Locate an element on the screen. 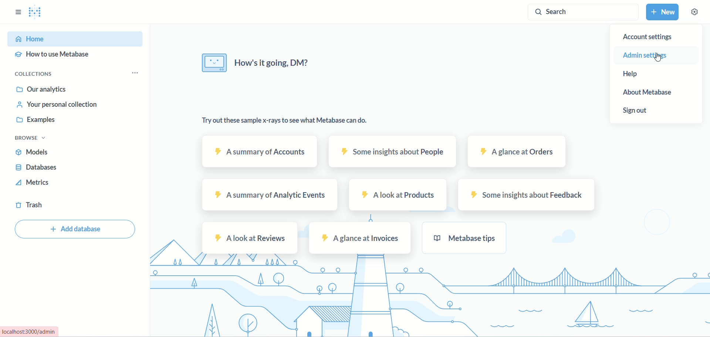  more is located at coordinates (134, 72).